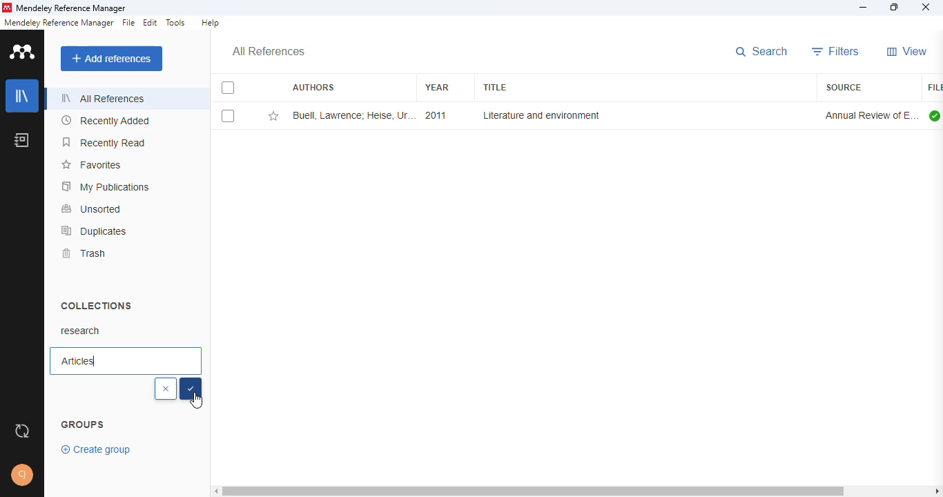 The image size is (943, 497). I want to click on unsorted, so click(93, 209).